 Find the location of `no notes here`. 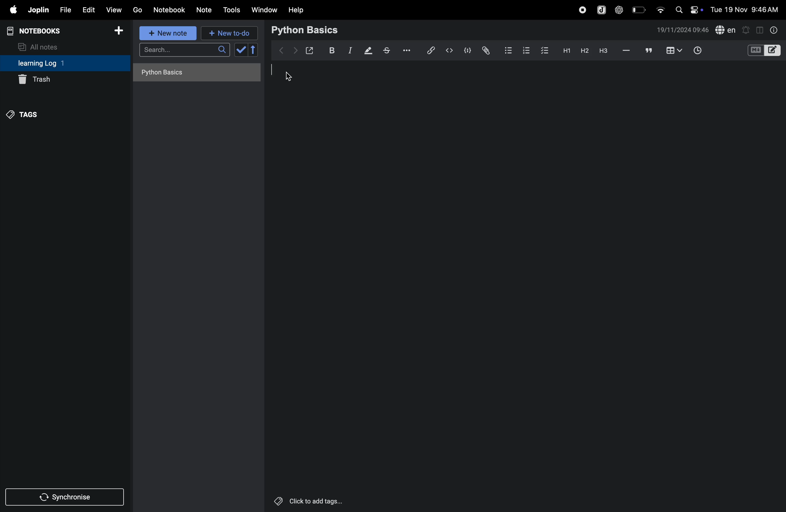

no notes here is located at coordinates (195, 75).